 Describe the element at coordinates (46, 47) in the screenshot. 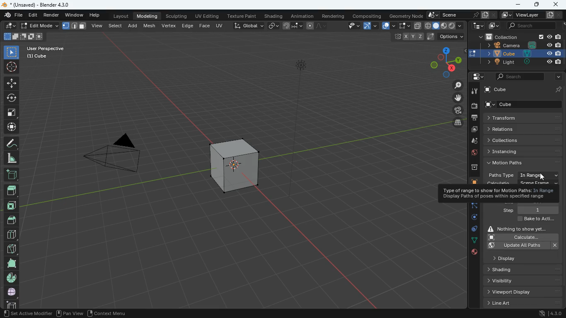

I see `User Perspective` at that location.